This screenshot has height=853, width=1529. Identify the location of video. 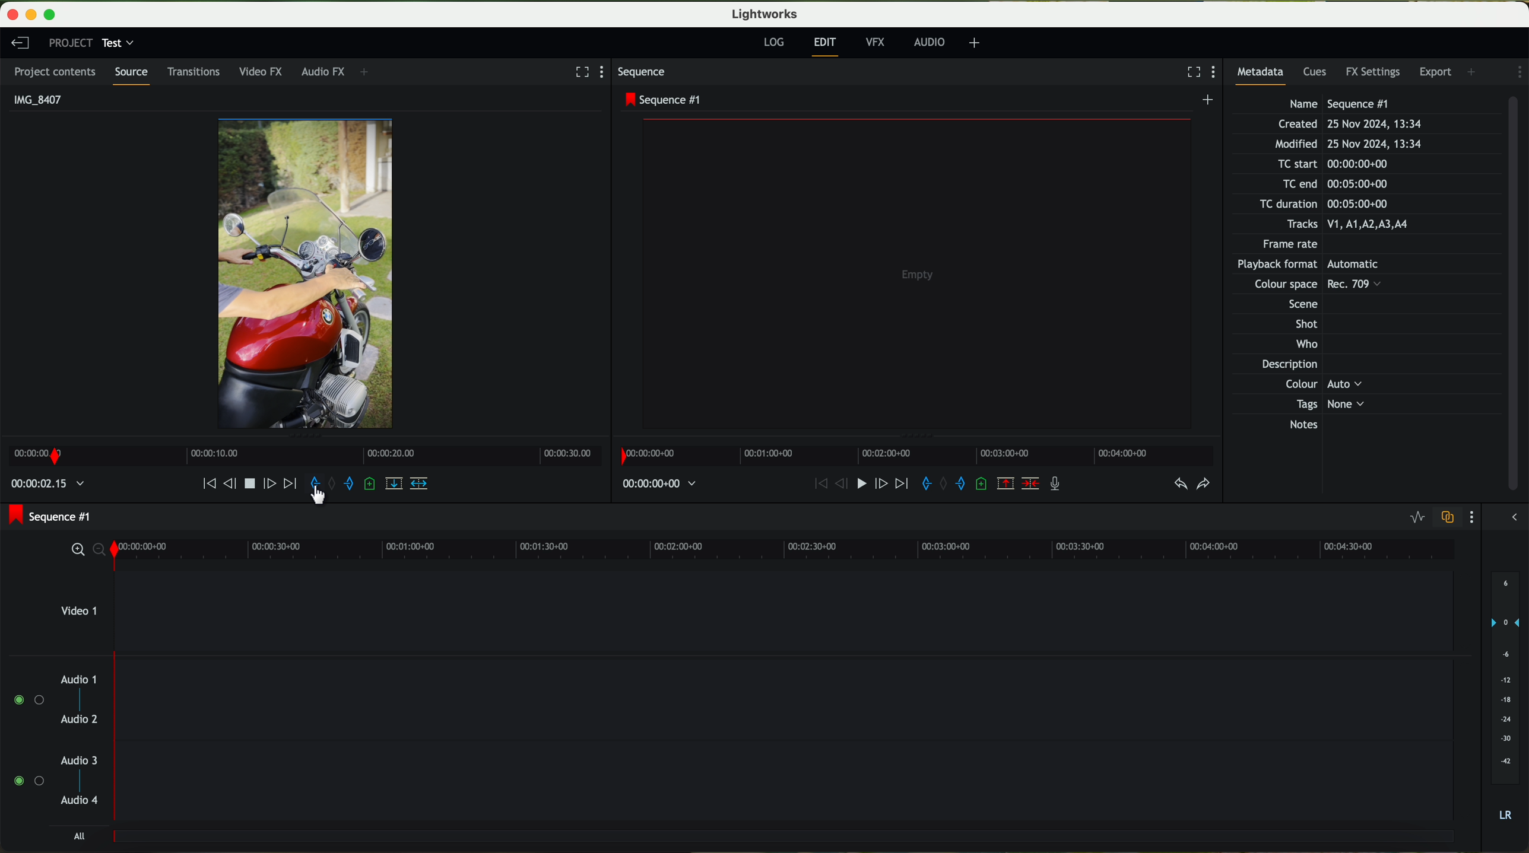
(307, 273).